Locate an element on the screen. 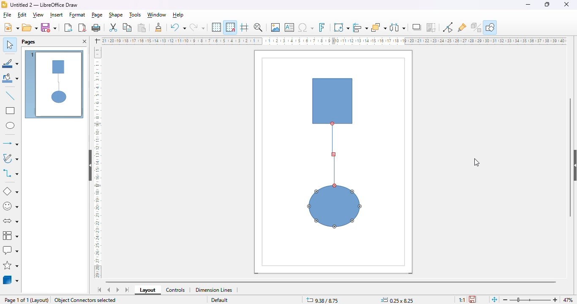 This screenshot has height=304, width=577. logo is located at coordinates (4, 5).